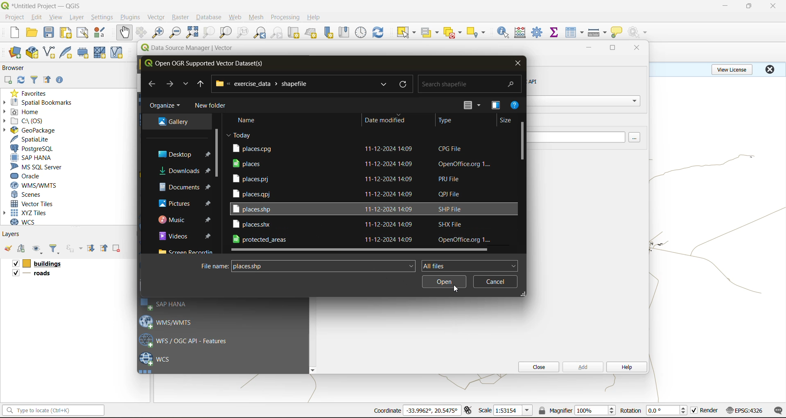 This screenshot has width=786, height=418. What do you see at coordinates (446, 121) in the screenshot?
I see `type` at bounding box center [446, 121].